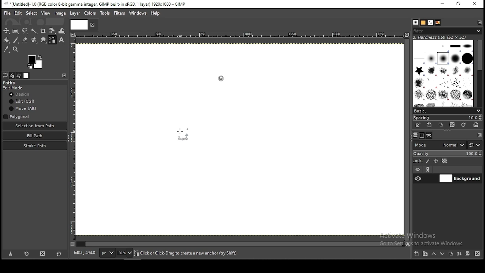  I want to click on switch to other modes, so click(476, 145).